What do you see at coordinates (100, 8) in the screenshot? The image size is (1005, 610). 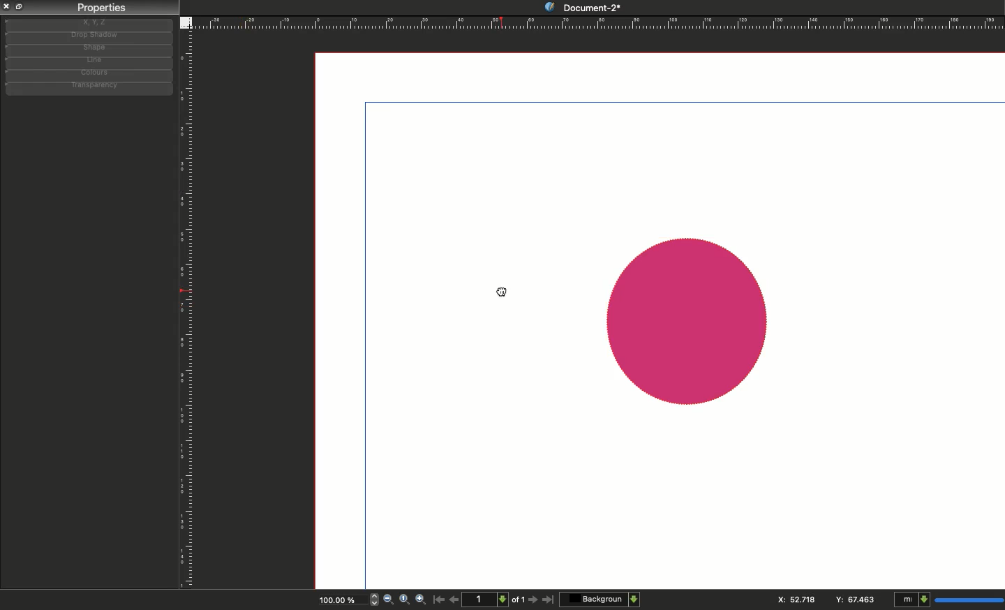 I see `Properties` at bounding box center [100, 8].